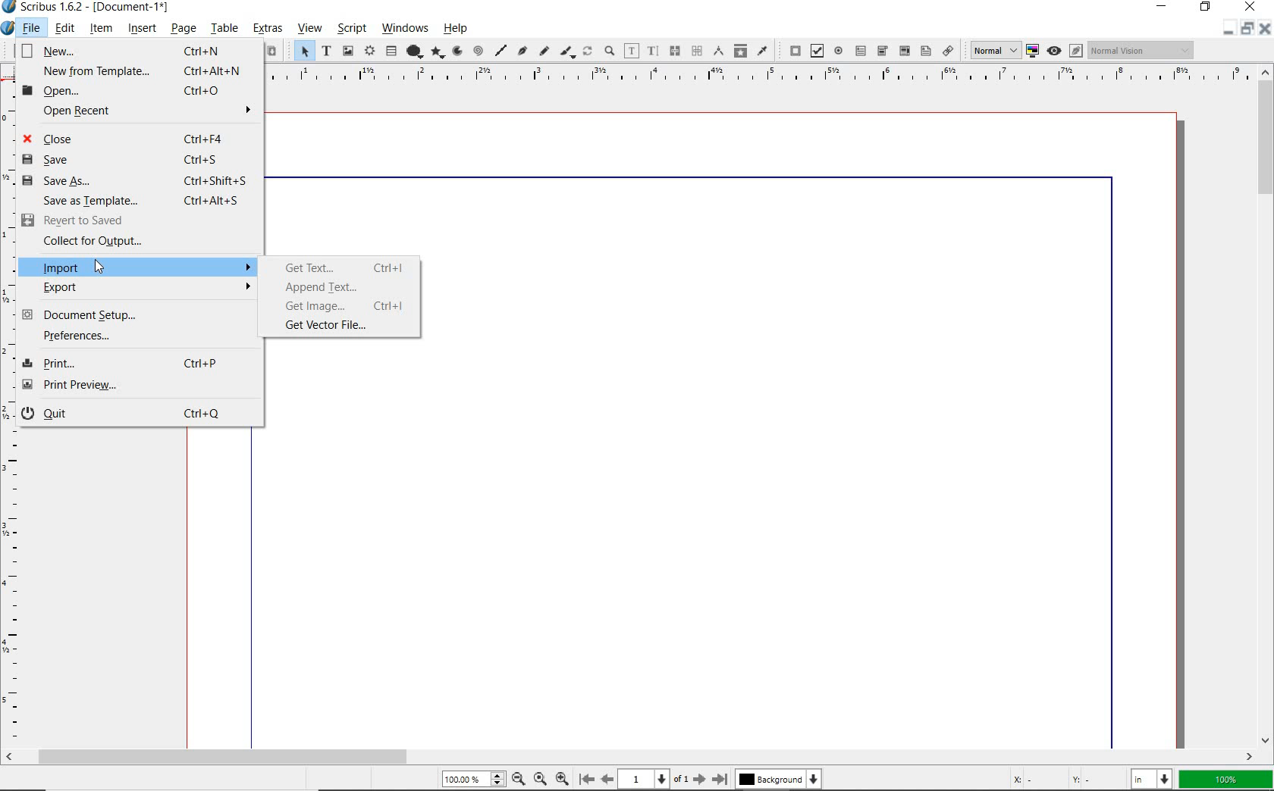 This screenshot has height=791, width=1274. What do you see at coordinates (1034, 50) in the screenshot?
I see `toggle color` at bounding box center [1034, 50].